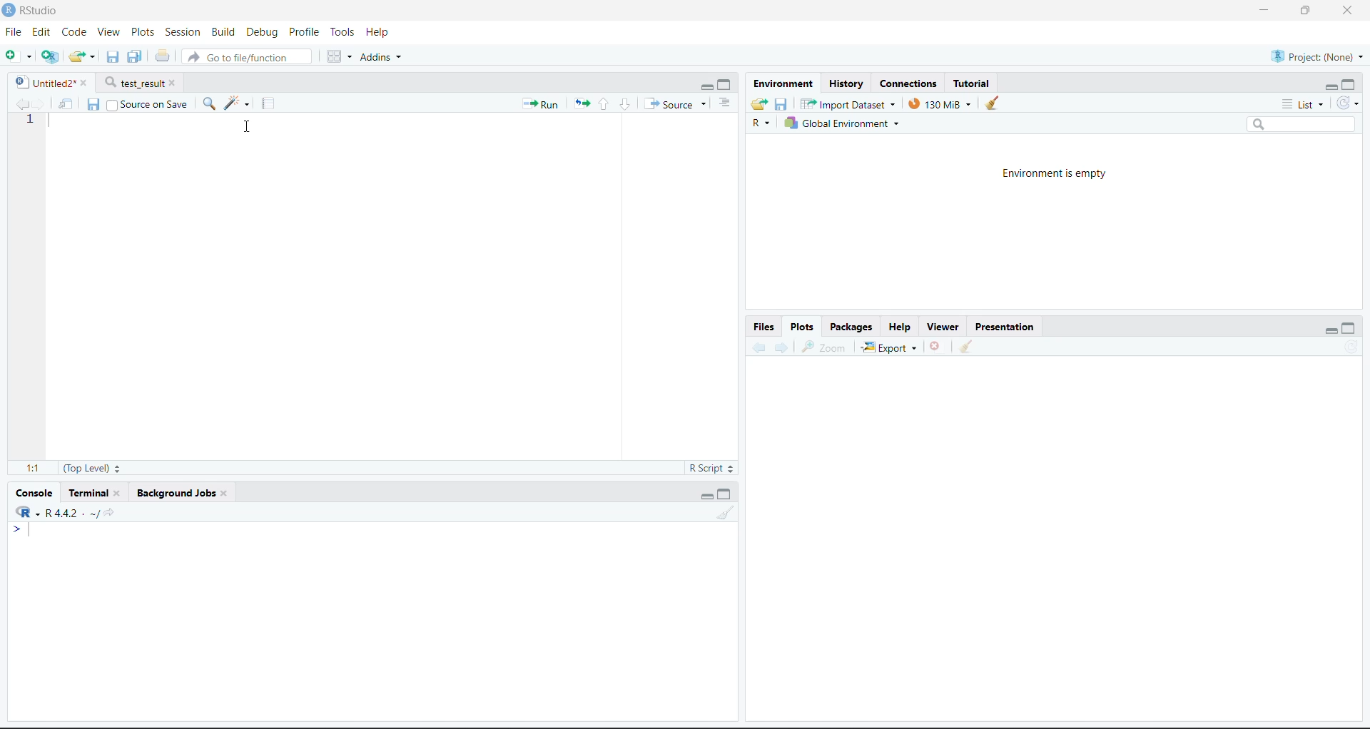 This screenshot has width=1370, height=729. I want to click on Console, so click(36, 494).